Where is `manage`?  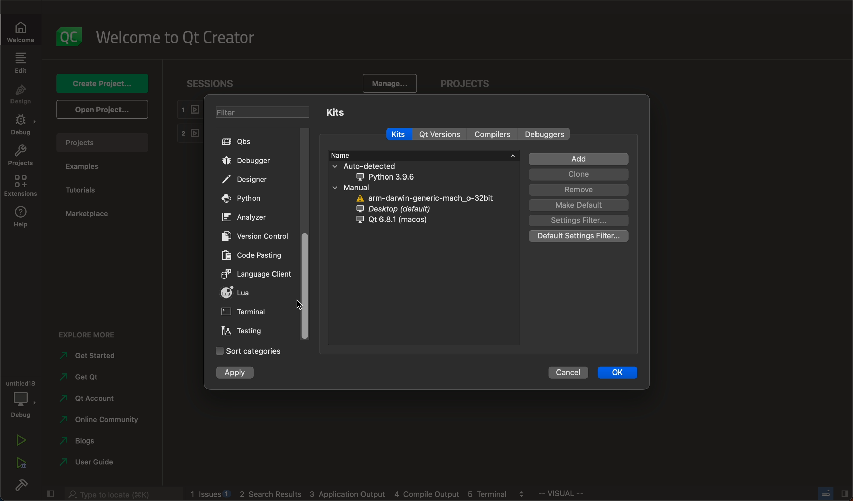
manage is located at coordinates (390, 82).